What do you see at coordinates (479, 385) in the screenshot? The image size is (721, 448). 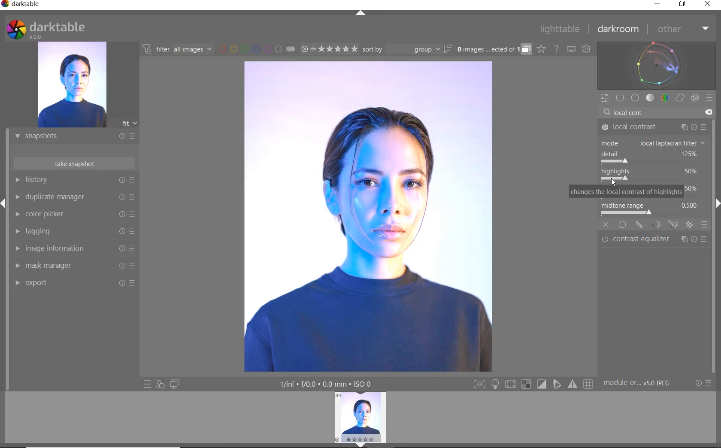 I see `Button` at bounding box center [479, 385].